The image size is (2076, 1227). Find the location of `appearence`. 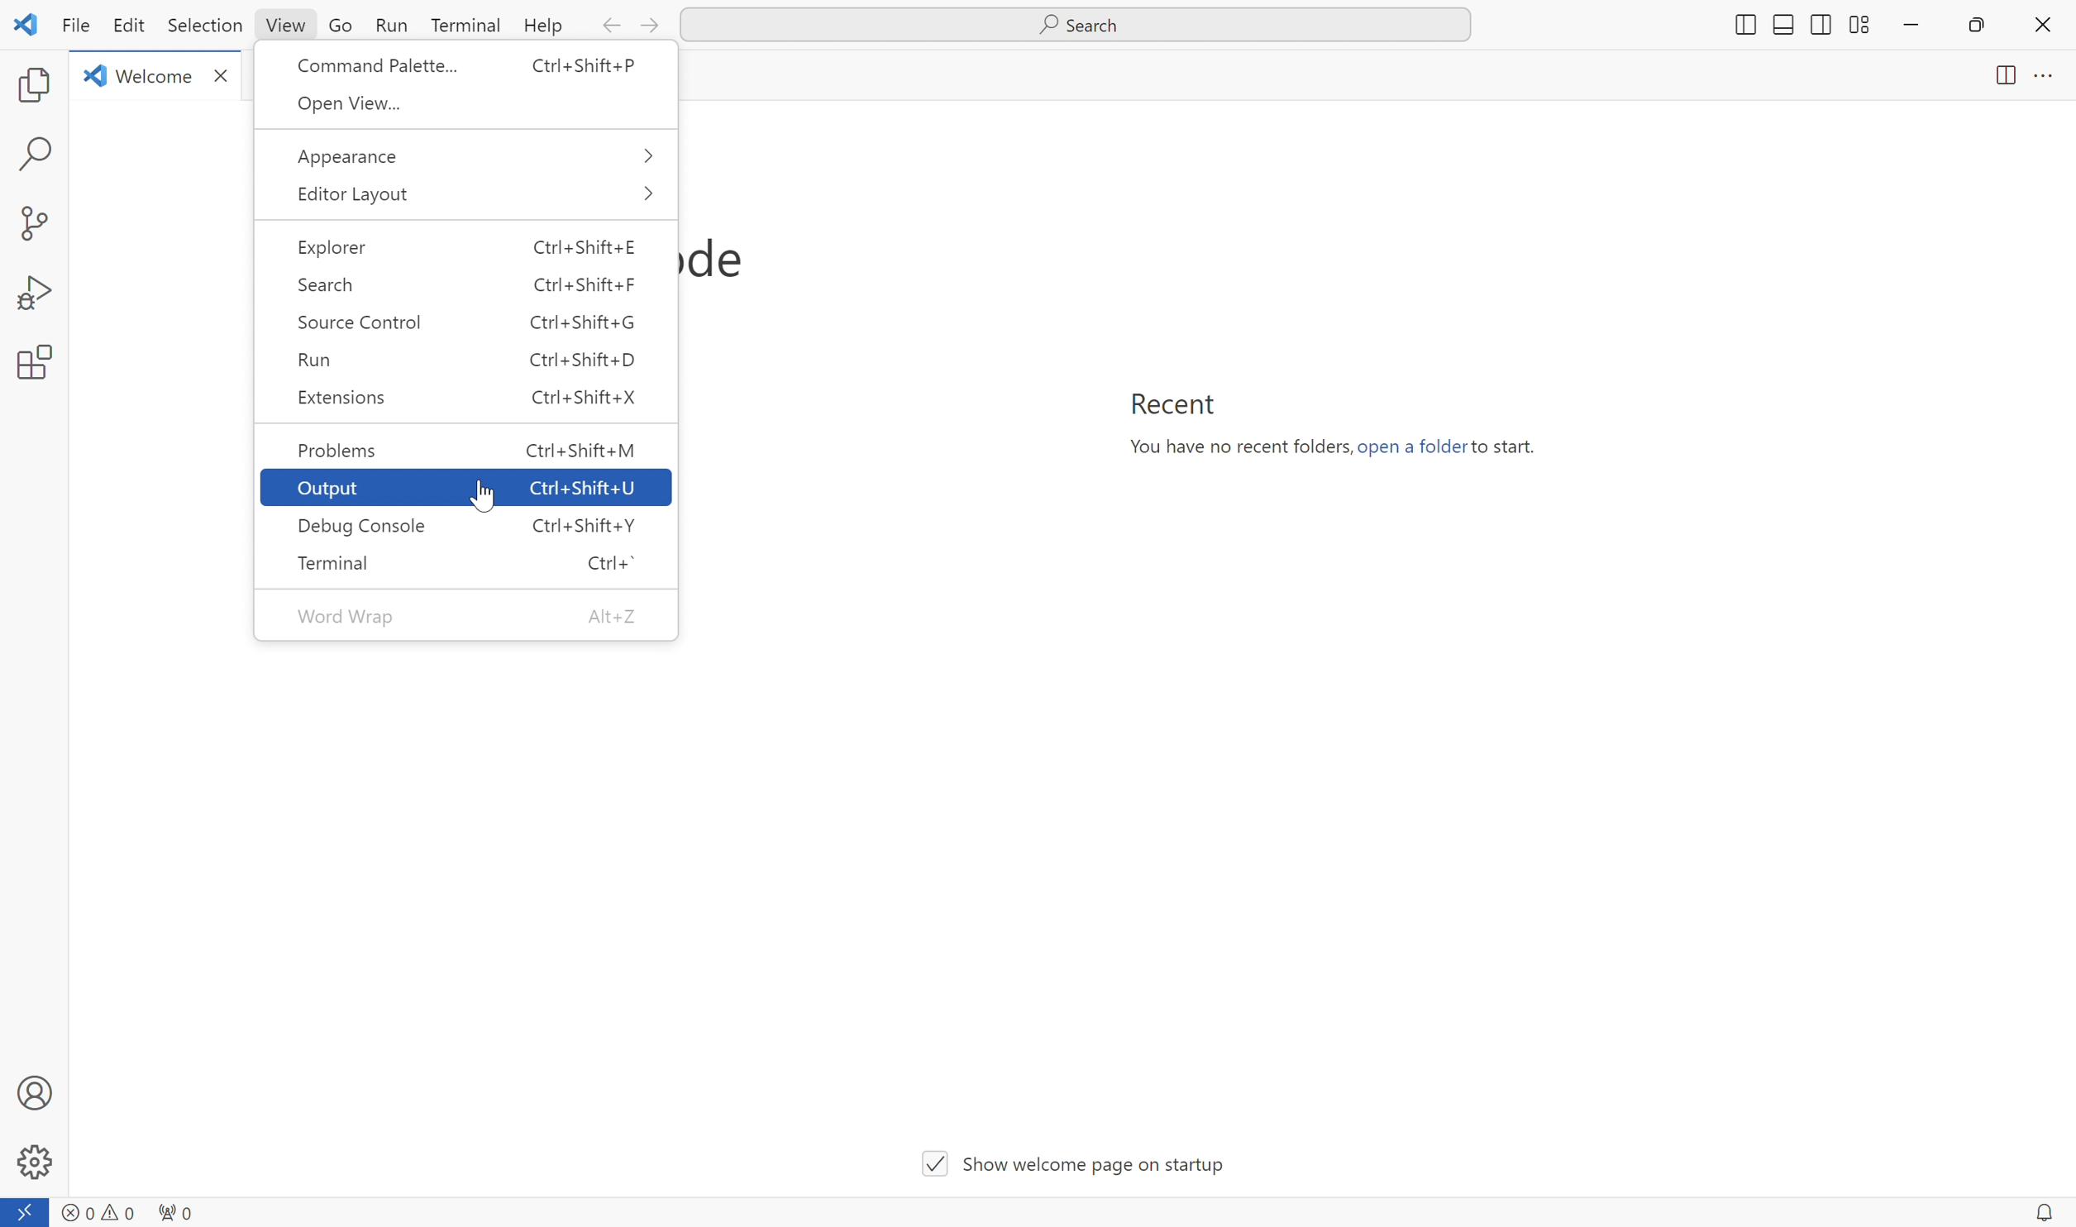

appearence is located at coordinates (468, 154).